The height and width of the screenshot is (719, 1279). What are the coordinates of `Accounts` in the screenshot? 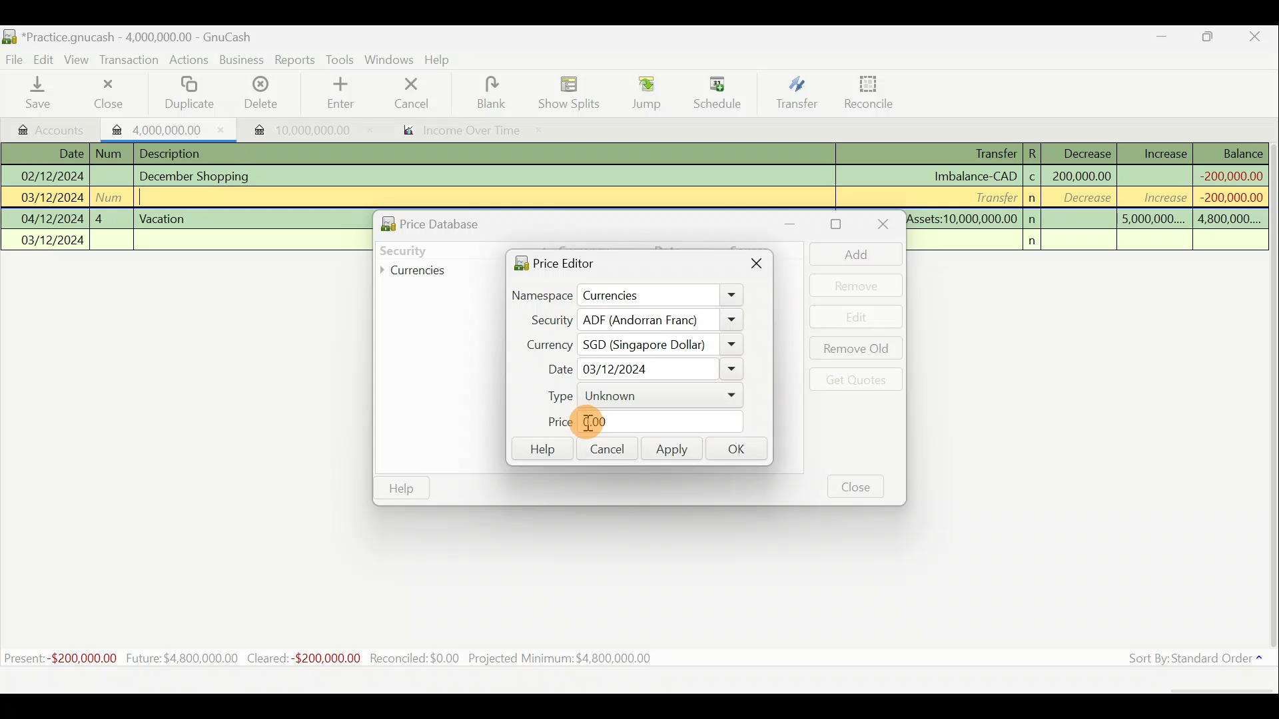 It's located at (47, 127).